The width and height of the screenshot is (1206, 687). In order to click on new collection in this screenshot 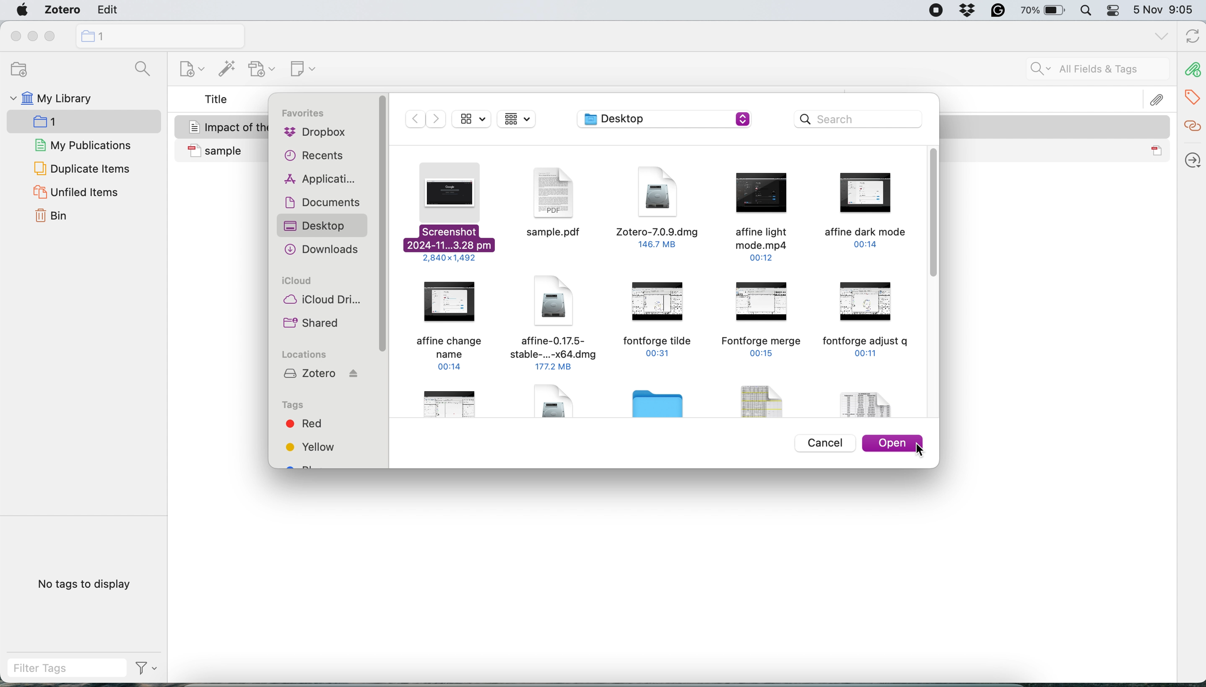, I will do `click(15, 70)`.